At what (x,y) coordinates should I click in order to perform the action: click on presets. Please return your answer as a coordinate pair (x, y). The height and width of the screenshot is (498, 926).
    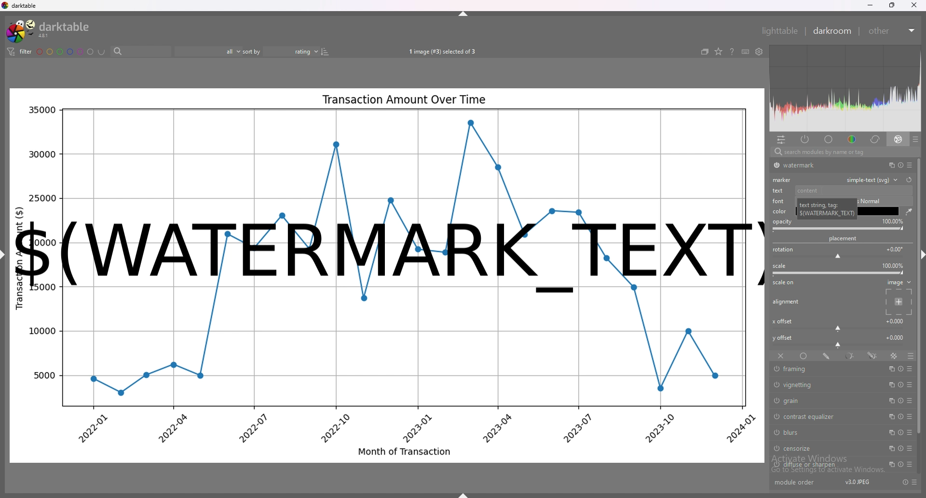
    Looking at the image, I should click on (910, 401).